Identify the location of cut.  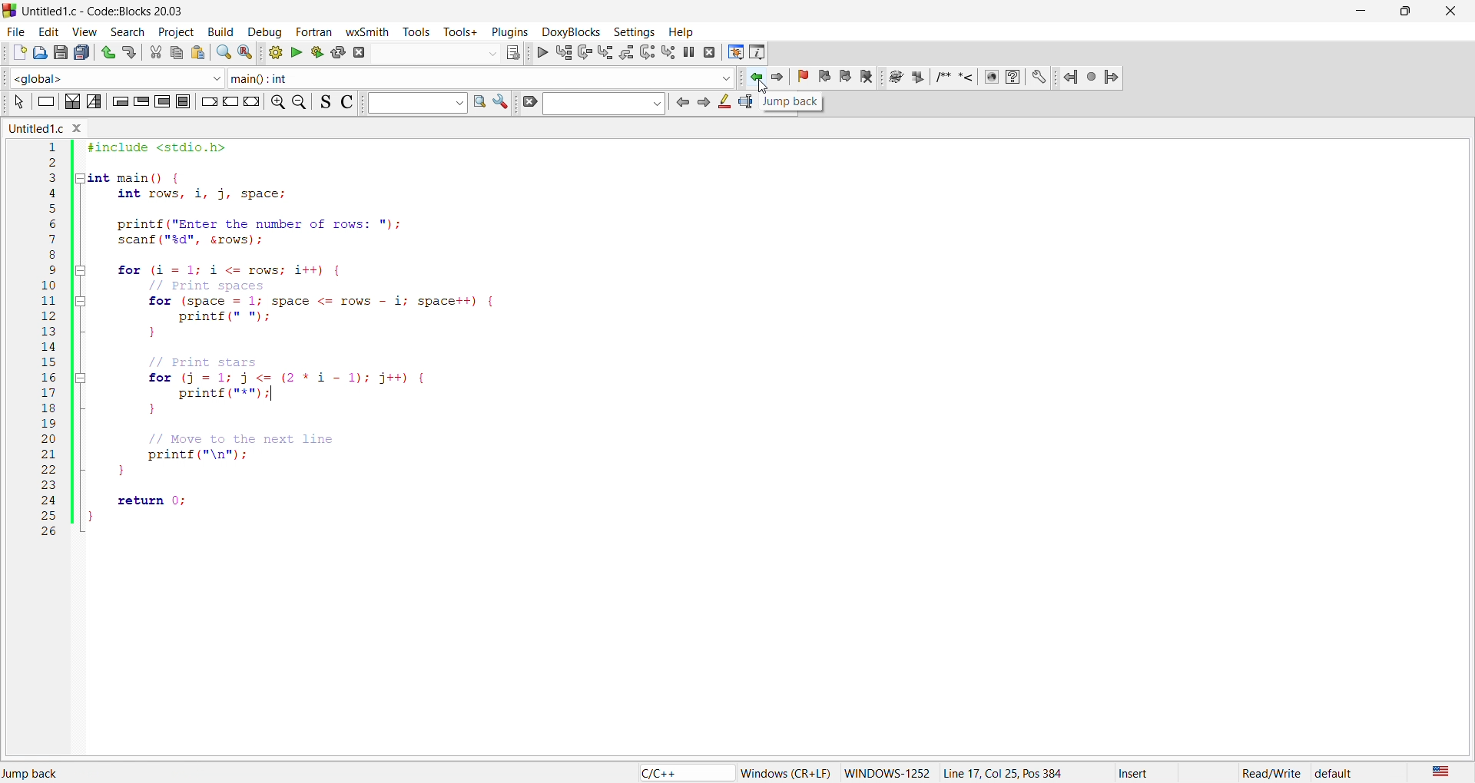
(154, 52).